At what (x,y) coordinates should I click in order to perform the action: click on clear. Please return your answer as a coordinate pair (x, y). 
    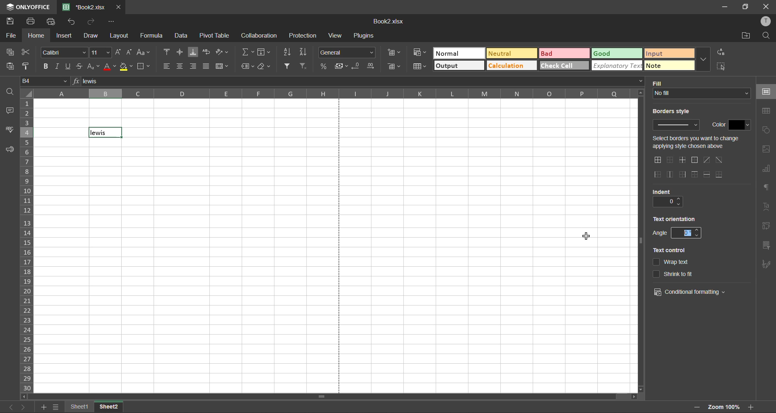
    Looking at the image, I should click on (264, 67).